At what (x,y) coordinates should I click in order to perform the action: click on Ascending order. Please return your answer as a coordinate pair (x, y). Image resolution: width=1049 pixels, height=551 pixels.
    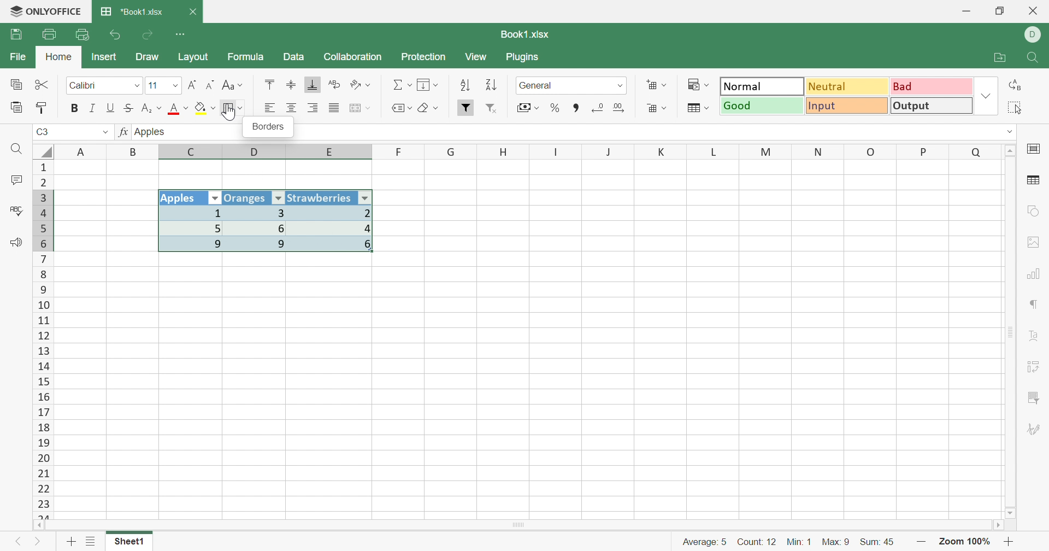
    Looking at the image, I should click on (464, 86).